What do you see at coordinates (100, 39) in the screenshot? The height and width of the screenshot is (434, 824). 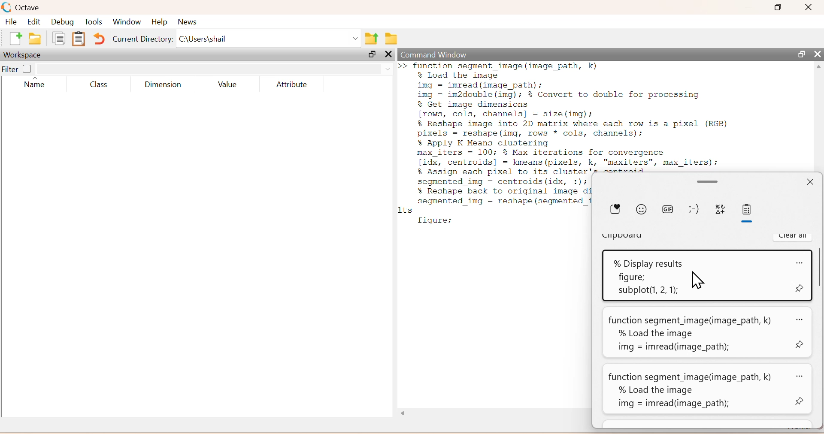 I see `Undo` at bounding box center [100, 39].